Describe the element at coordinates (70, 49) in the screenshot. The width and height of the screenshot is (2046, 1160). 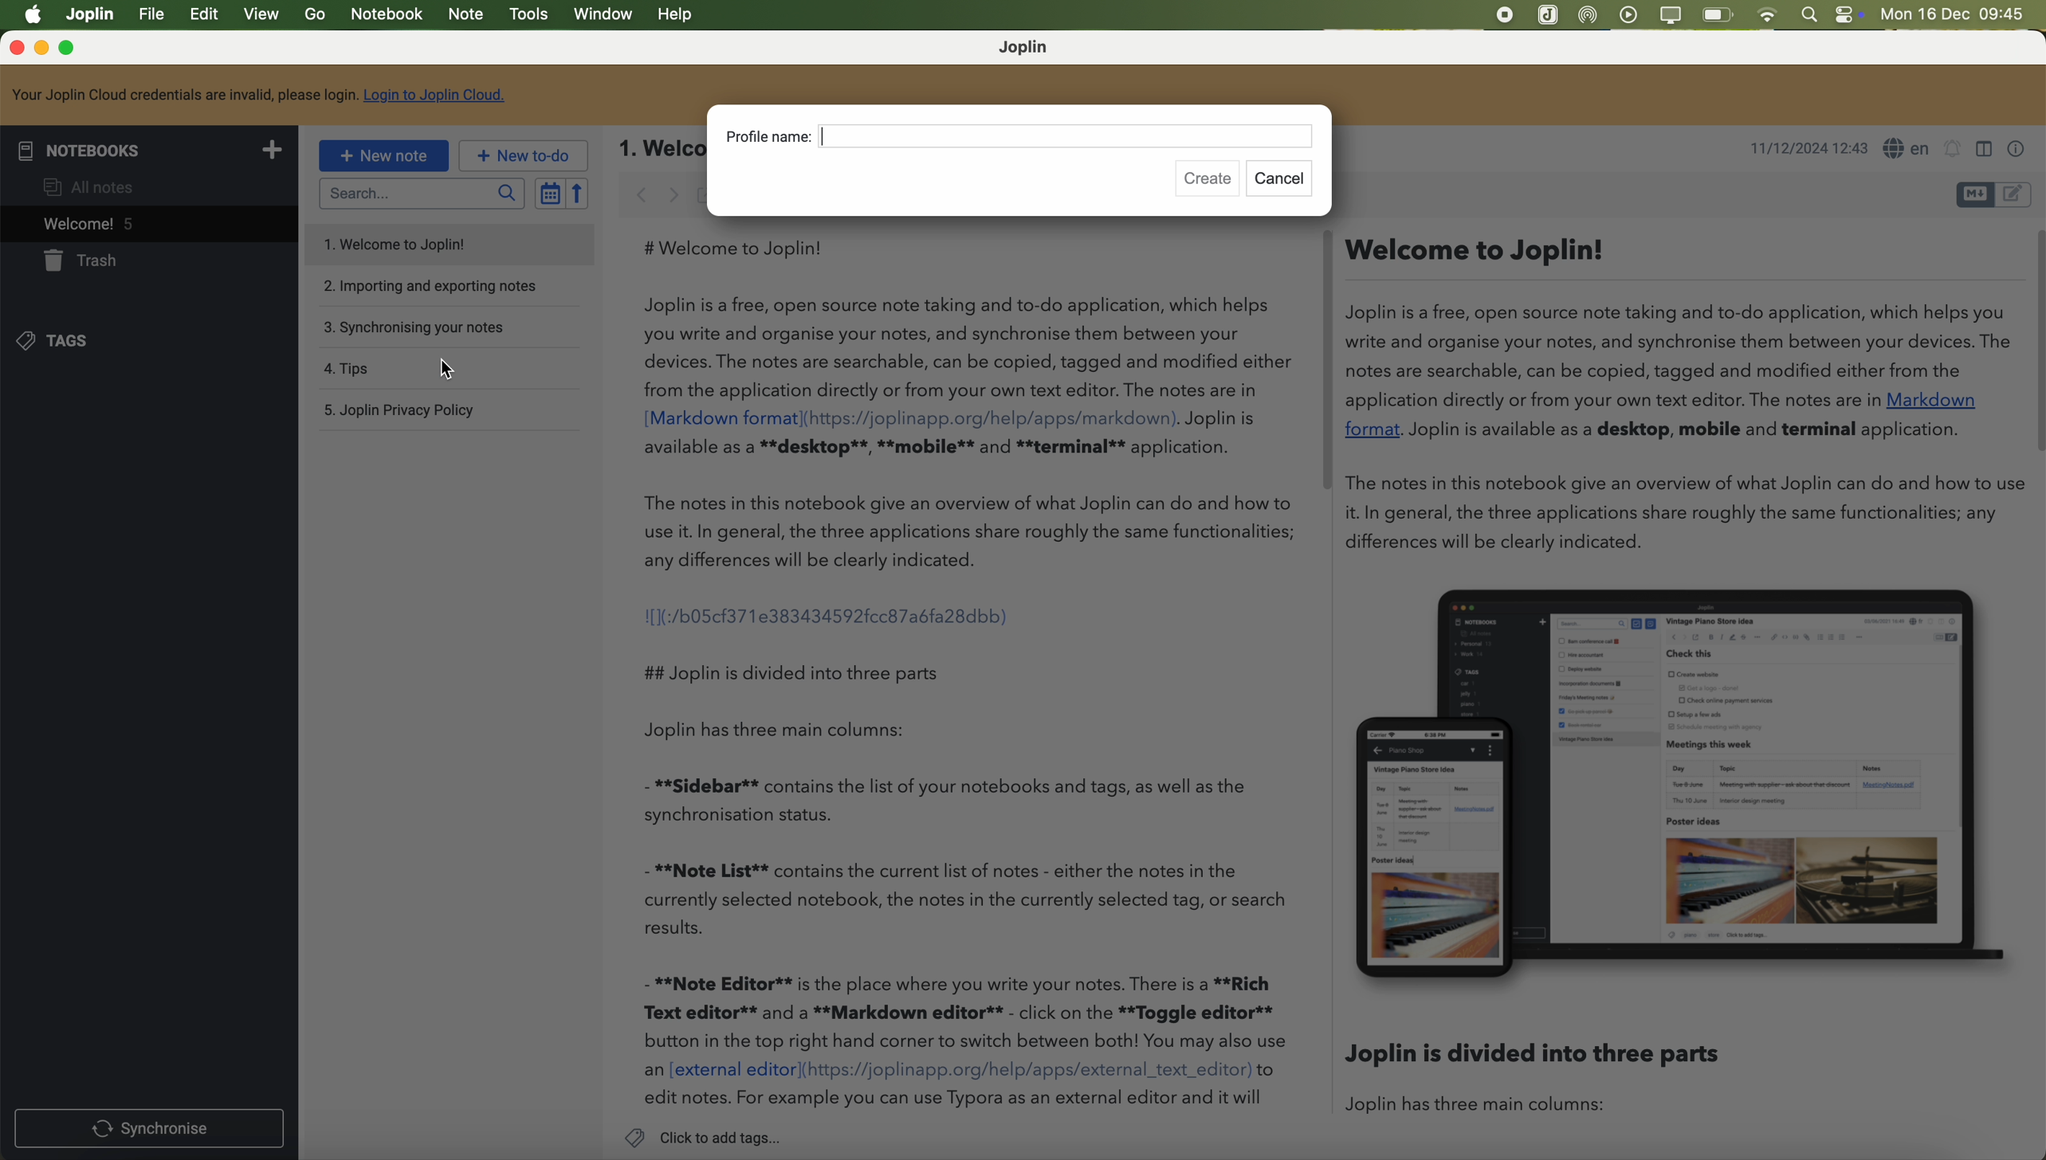
I see `maximize` at that location.